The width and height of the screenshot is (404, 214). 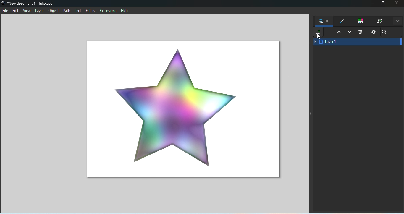 What do you see at coordinates (17, 11) in the screenshot?
I see `Edit` at bounding box center [17, 11].